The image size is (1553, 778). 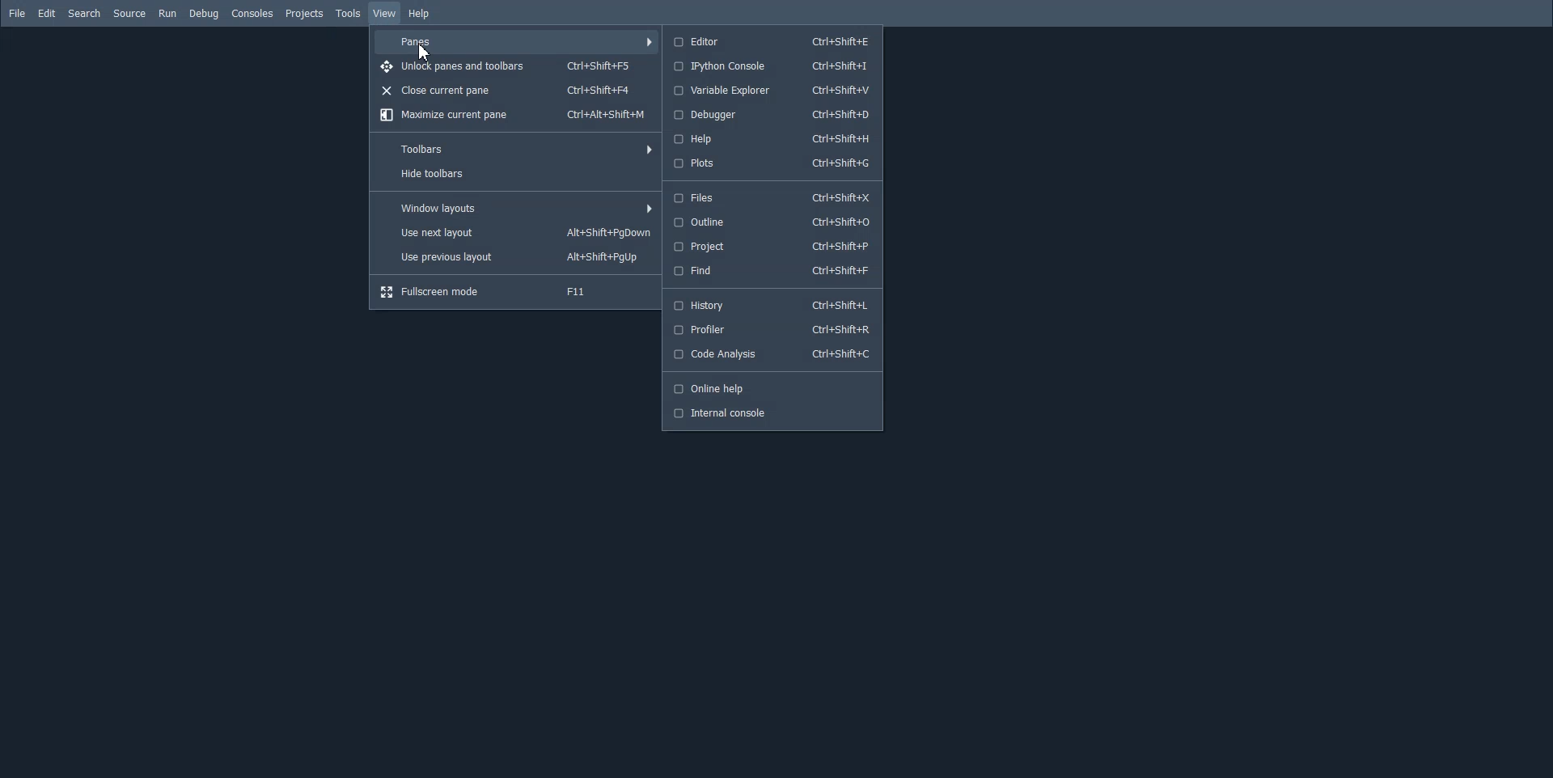 What do you see at coordinates (515, 116) in the screenshot?
I see `Maximize current pane` at bounding box center [515, 116].